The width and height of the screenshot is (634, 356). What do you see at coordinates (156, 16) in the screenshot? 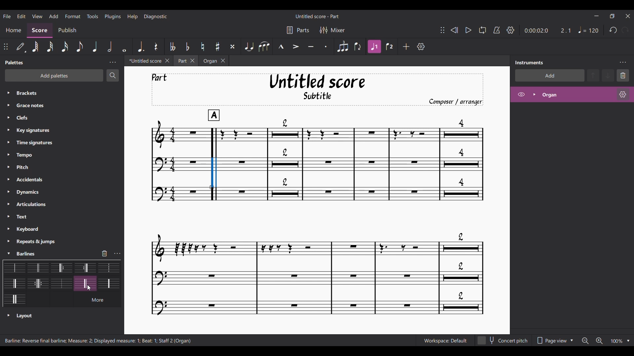
I see `Diagnostic menu` at bounding box center [156, 16].